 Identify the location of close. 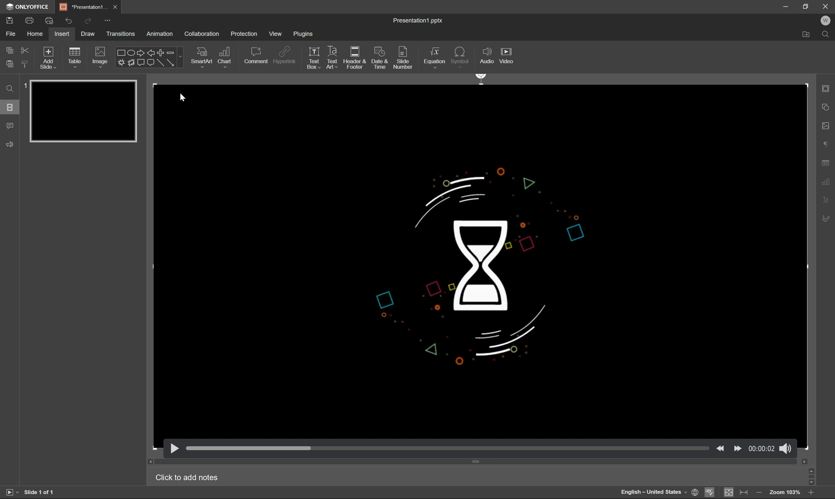
(117, 7).